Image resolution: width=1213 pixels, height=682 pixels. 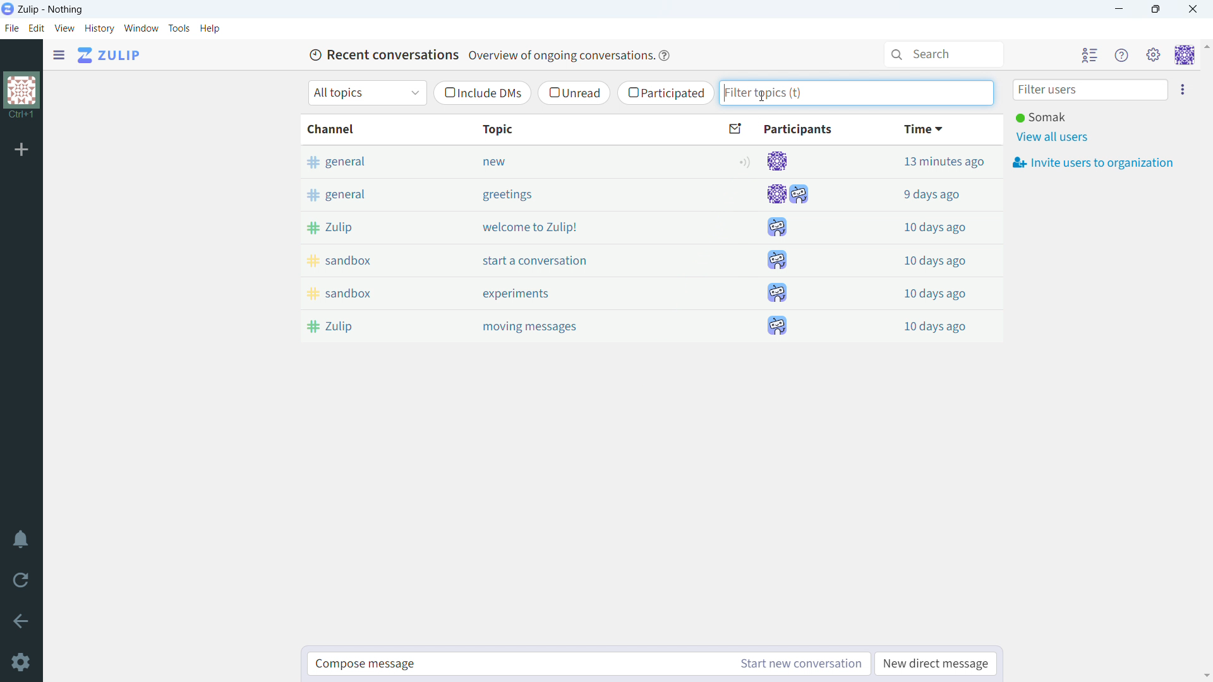 I want to click on search, so click(x=946, y=54).